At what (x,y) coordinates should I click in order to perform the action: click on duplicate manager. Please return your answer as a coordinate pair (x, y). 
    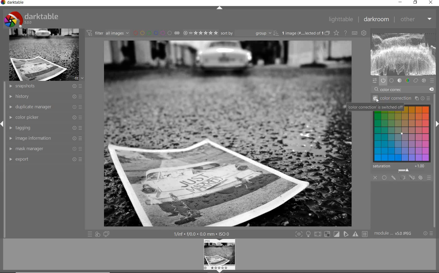
    Looking at the image, I should click on (45, 107).